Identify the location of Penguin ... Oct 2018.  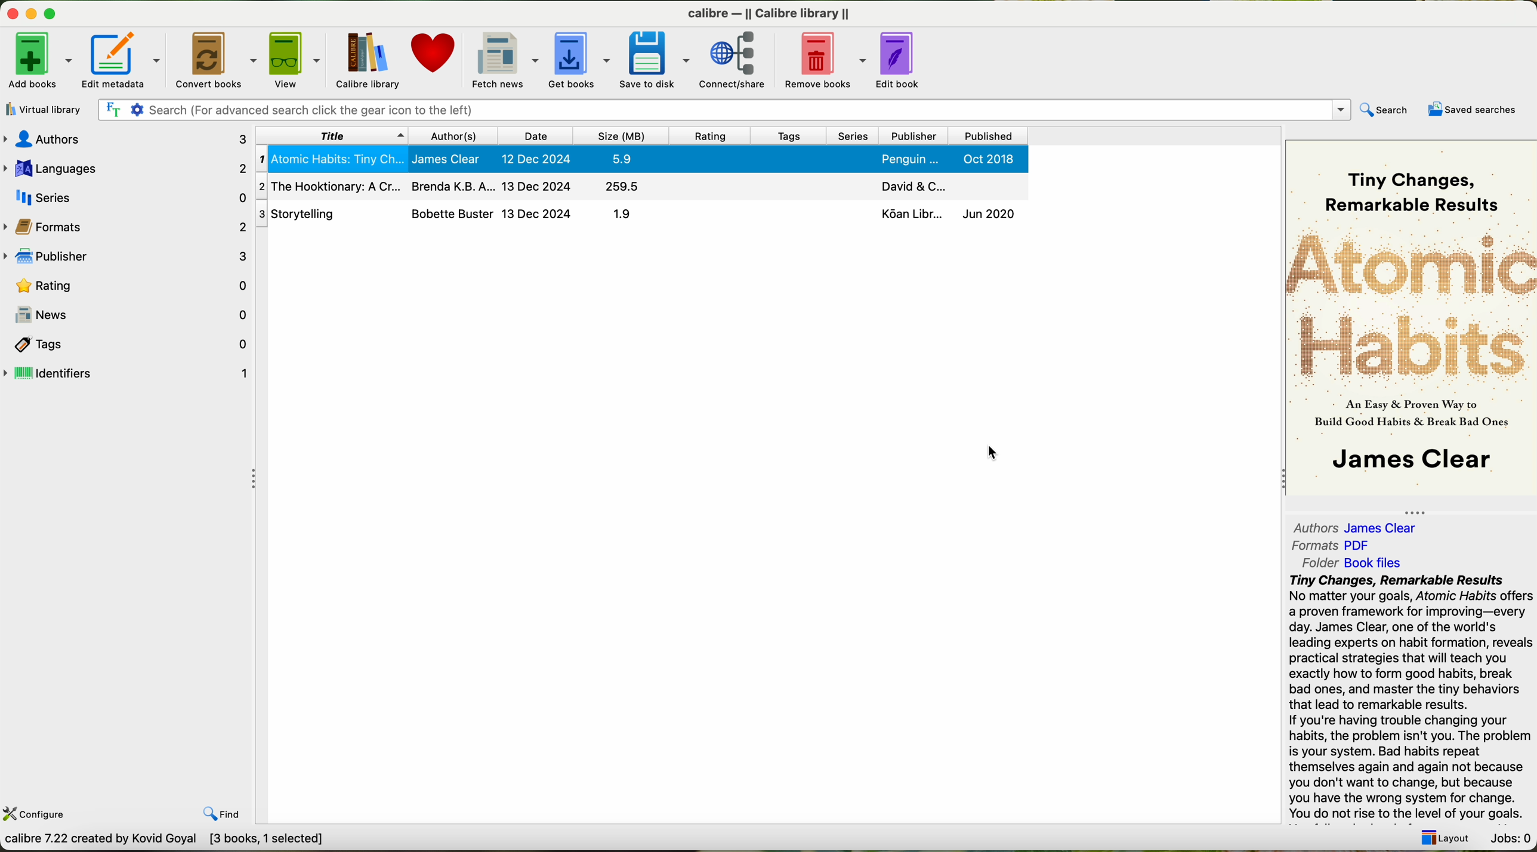
(947, 160).